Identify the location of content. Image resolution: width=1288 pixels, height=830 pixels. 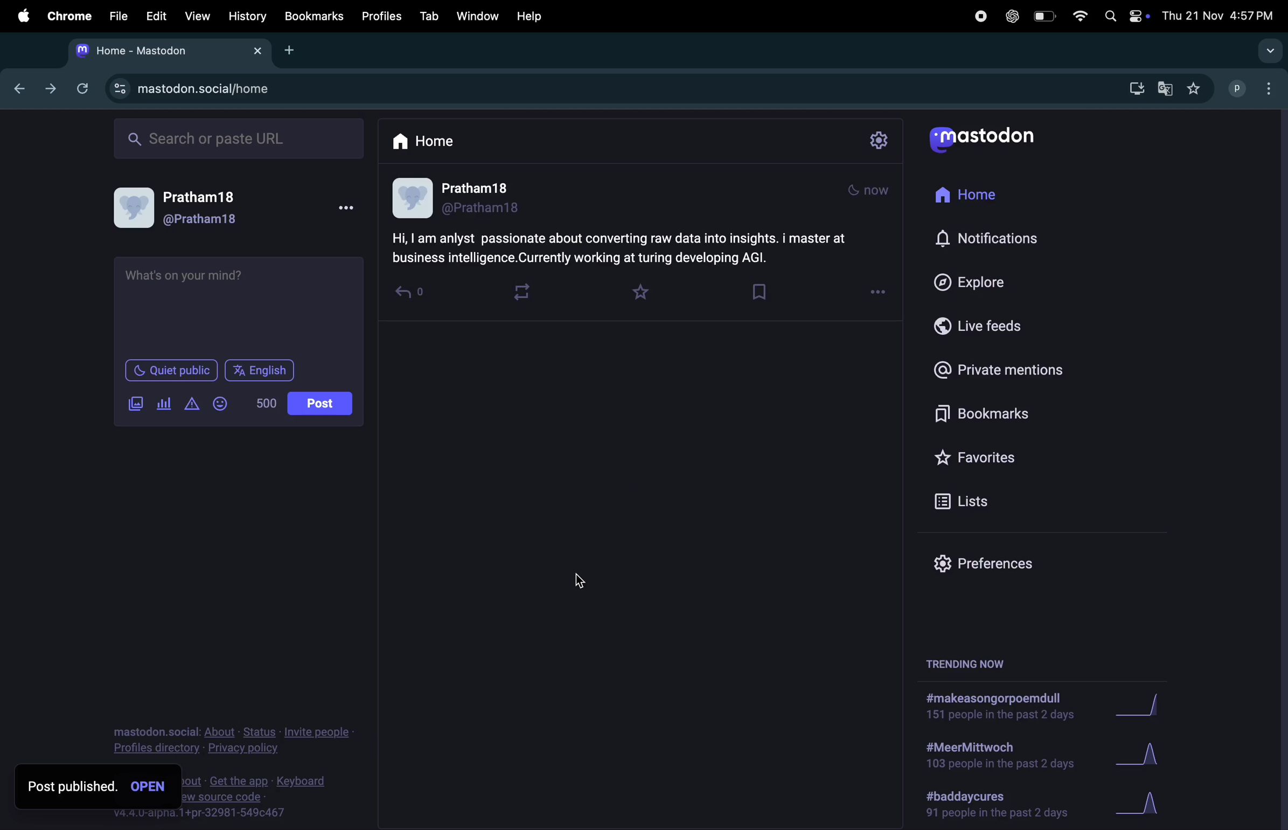
(632, 246).